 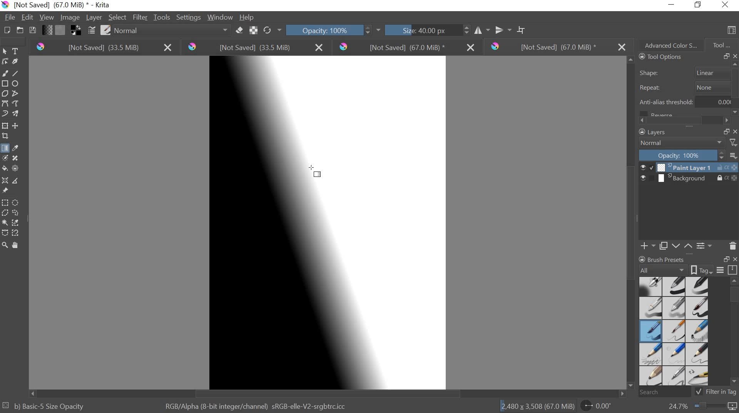 What do you see at coordinates (7, 158) in the screenshot?
I see `colorize mask tool` at bounding box center [7, 158].